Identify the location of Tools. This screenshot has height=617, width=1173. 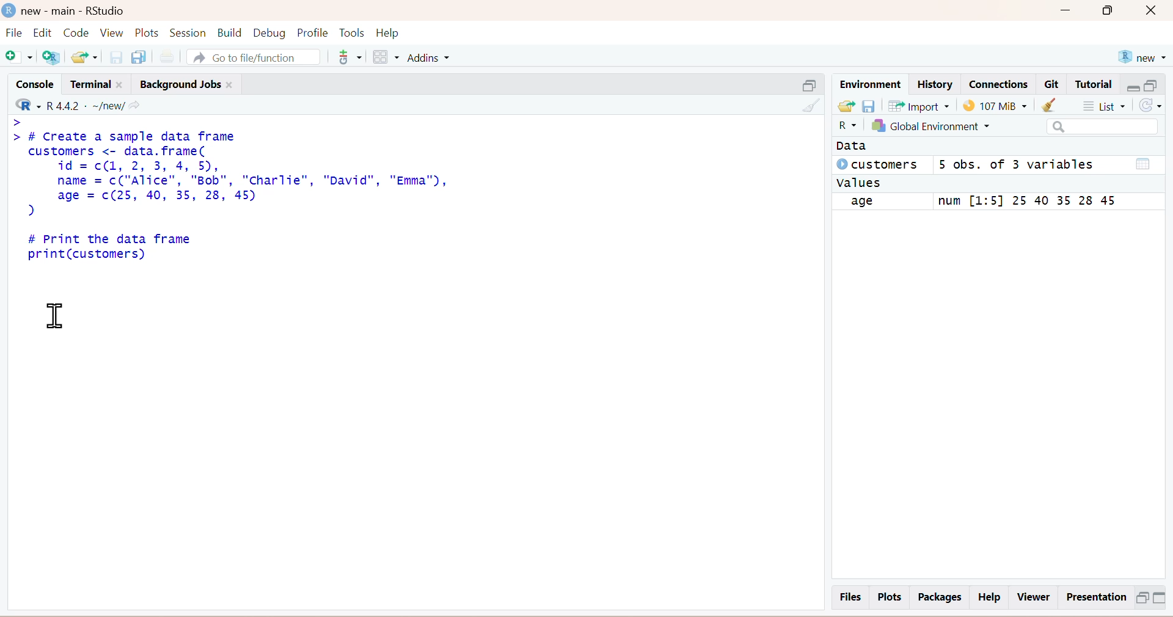
(353, 31).